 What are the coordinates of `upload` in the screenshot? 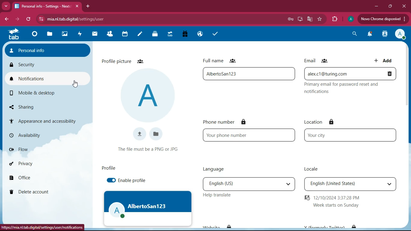 It's located at (383, 20).